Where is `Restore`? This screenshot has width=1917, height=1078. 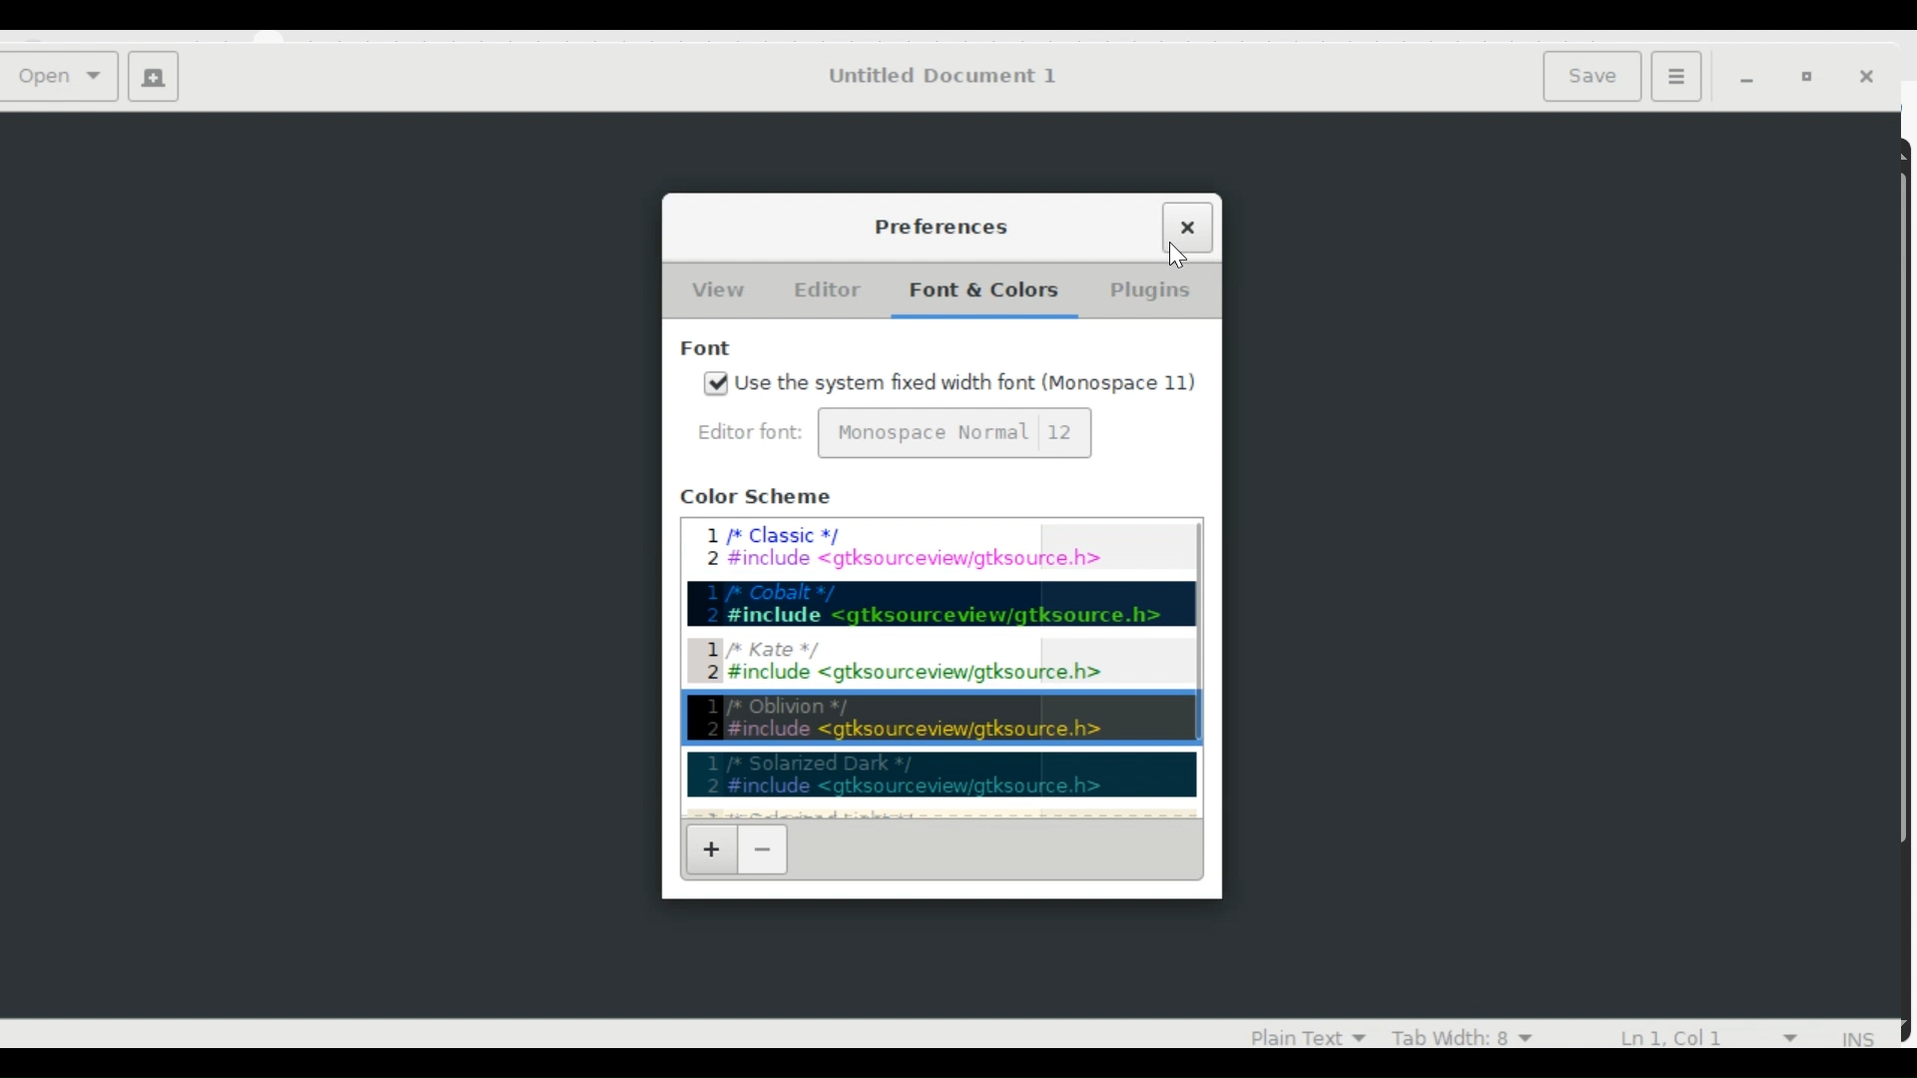 Restore is located at coordinates (1811, 78).